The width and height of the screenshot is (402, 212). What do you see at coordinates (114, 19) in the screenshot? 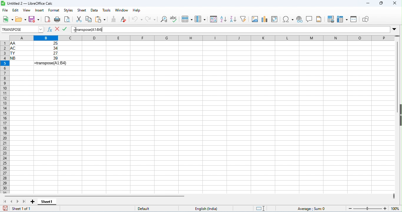
I see `clone` at bounding box center [114, 19].